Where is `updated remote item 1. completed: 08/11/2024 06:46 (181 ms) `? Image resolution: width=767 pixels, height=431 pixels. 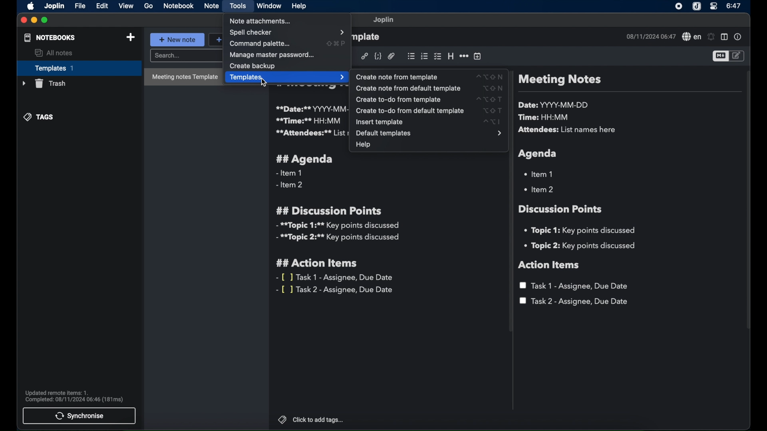 updated remote item 1. completed: 08/11/2024 06:46 (181 ms)  is located at coordinates (75, 396).